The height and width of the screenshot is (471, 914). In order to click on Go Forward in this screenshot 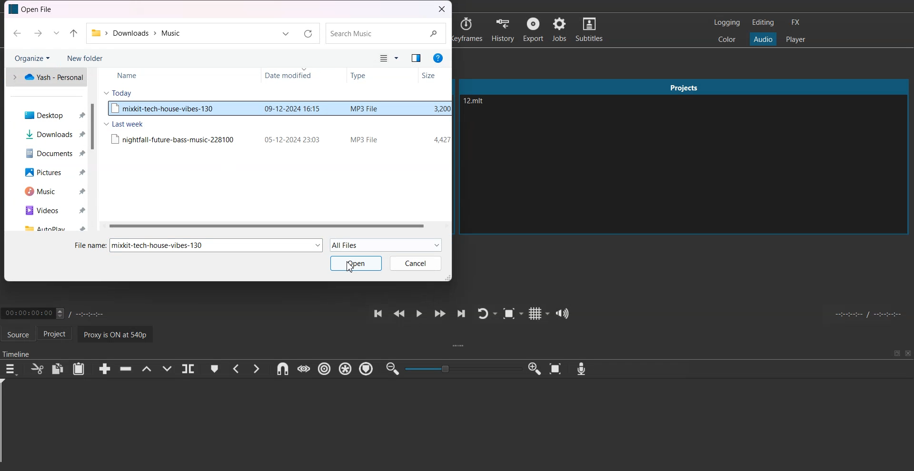, I will do `click(37, 33)`.